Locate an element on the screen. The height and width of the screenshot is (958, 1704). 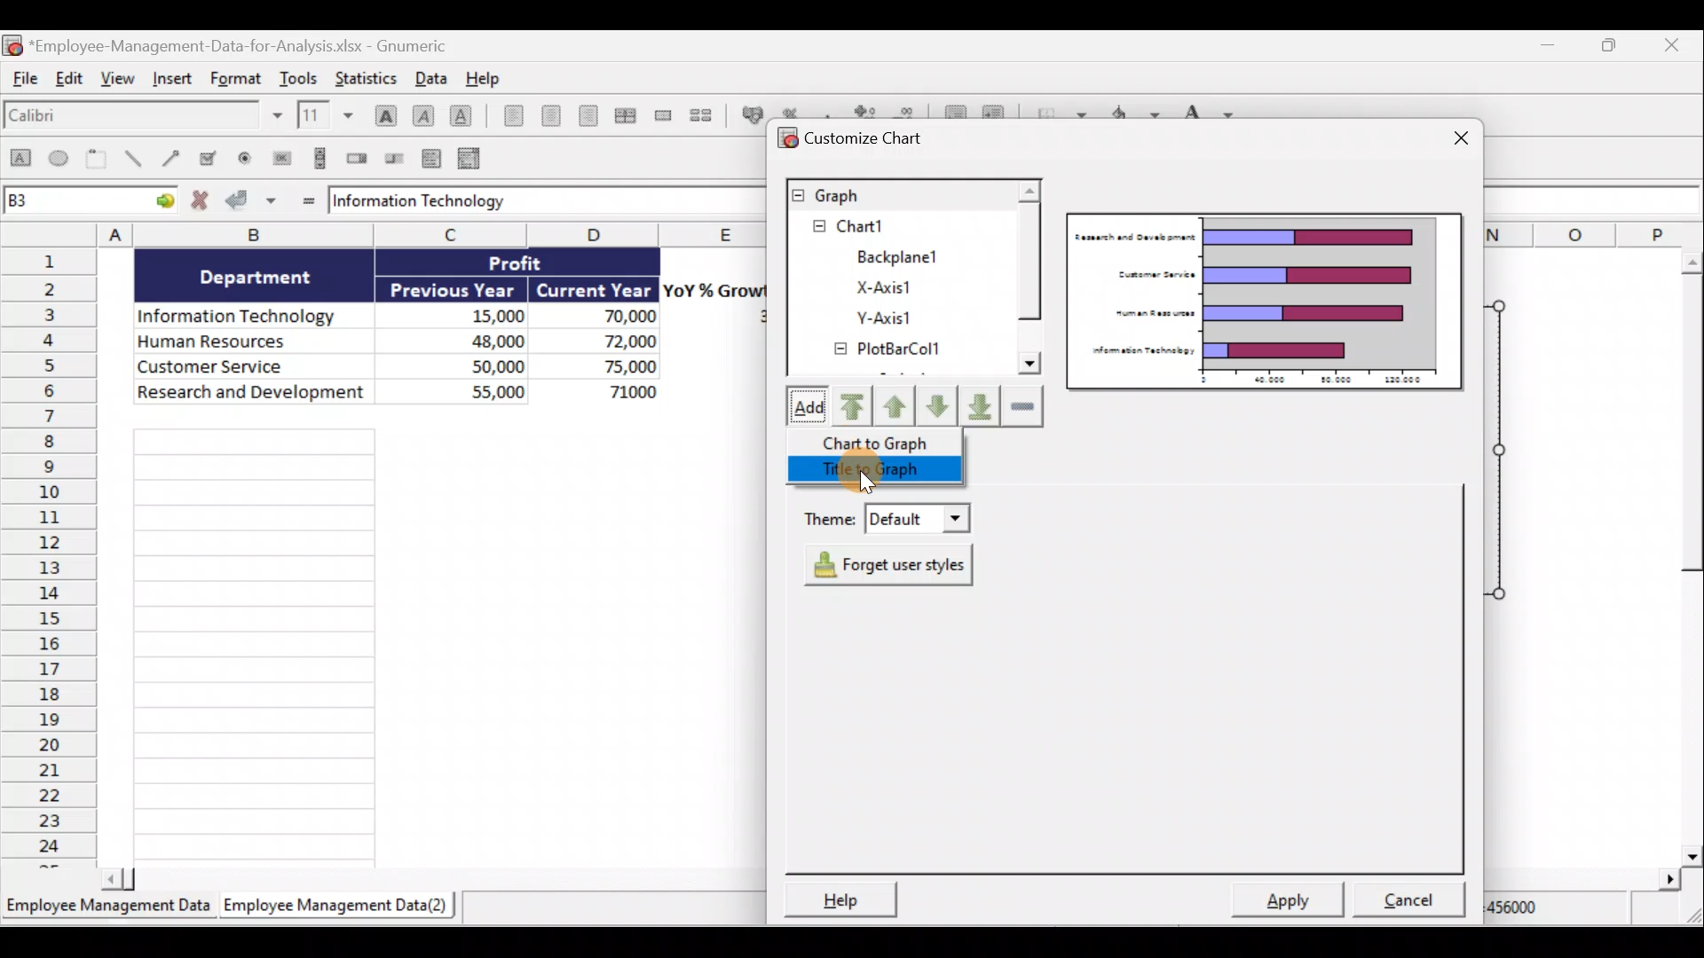
PlotBarCol1 is located at coordinates (899, 351).